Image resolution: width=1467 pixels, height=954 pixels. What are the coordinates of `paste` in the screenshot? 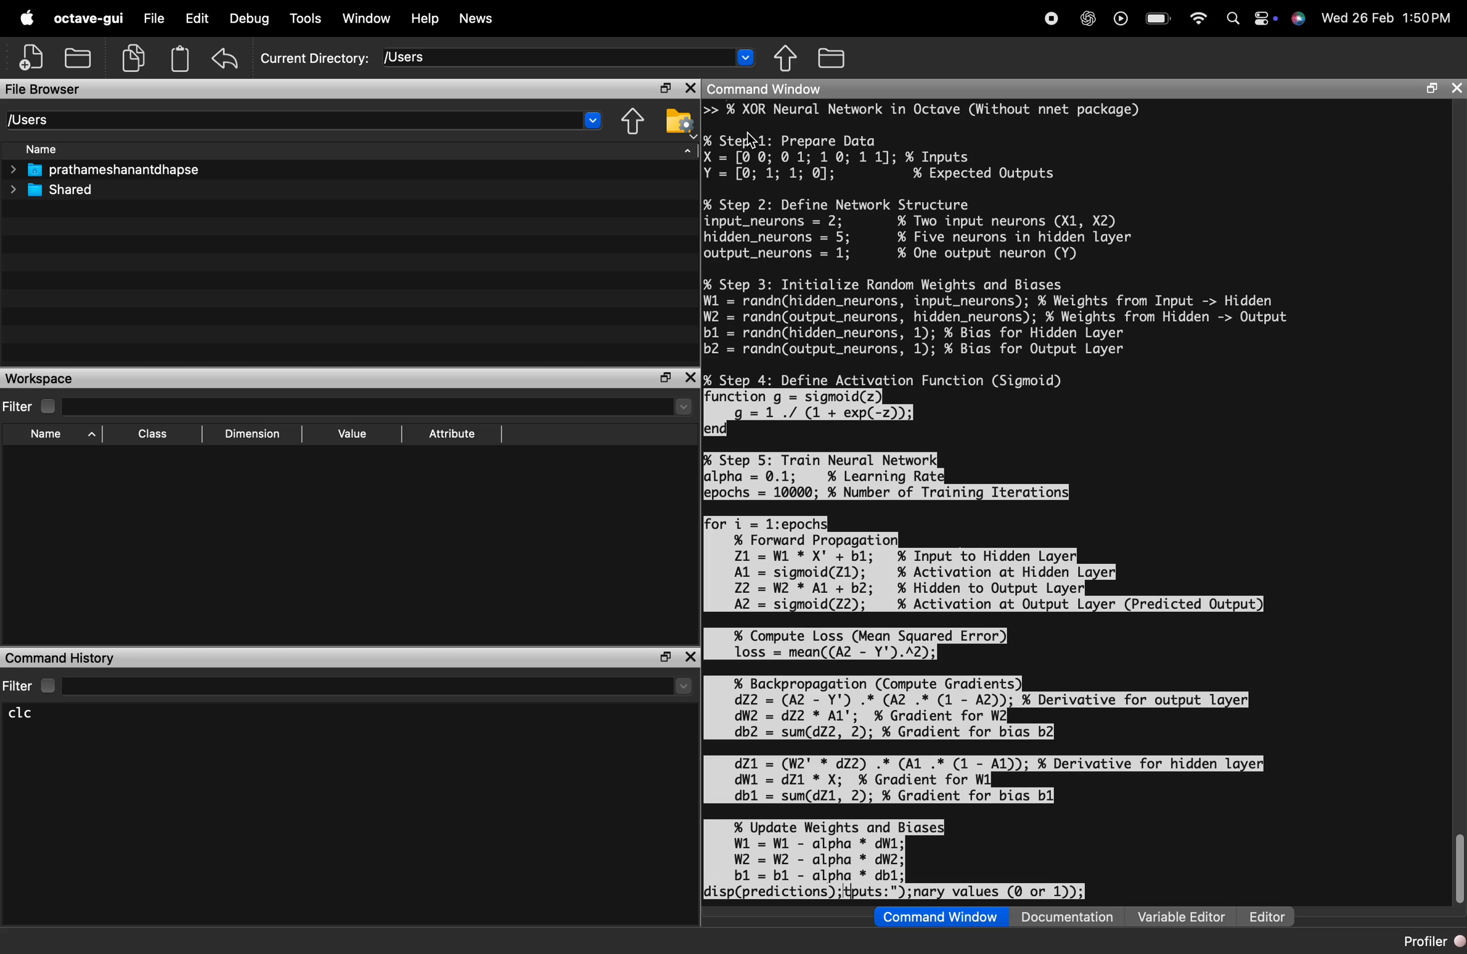 It's located at (180, 59).